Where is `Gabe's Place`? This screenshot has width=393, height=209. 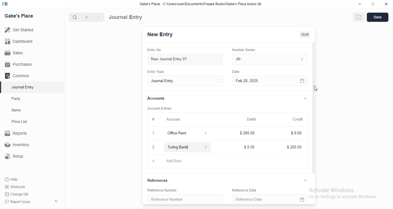 Gabe's Place is located at coordinates (20, 16).